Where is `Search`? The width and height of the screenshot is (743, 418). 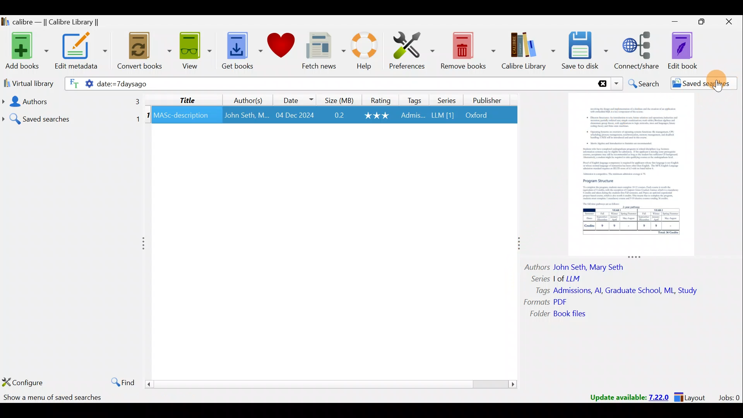 Search is located at coordinates (643, 84).